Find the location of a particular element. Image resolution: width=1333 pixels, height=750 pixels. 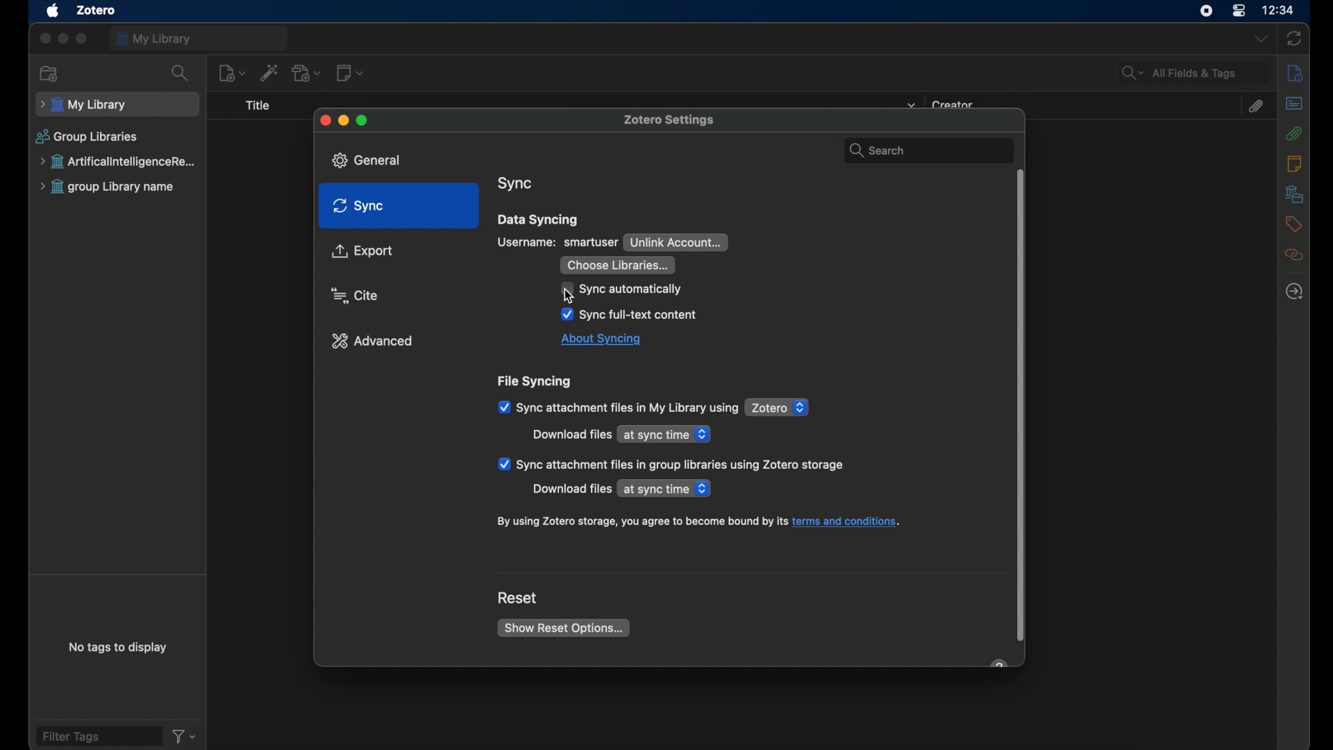

search bar is located at coordinates (925, 147).